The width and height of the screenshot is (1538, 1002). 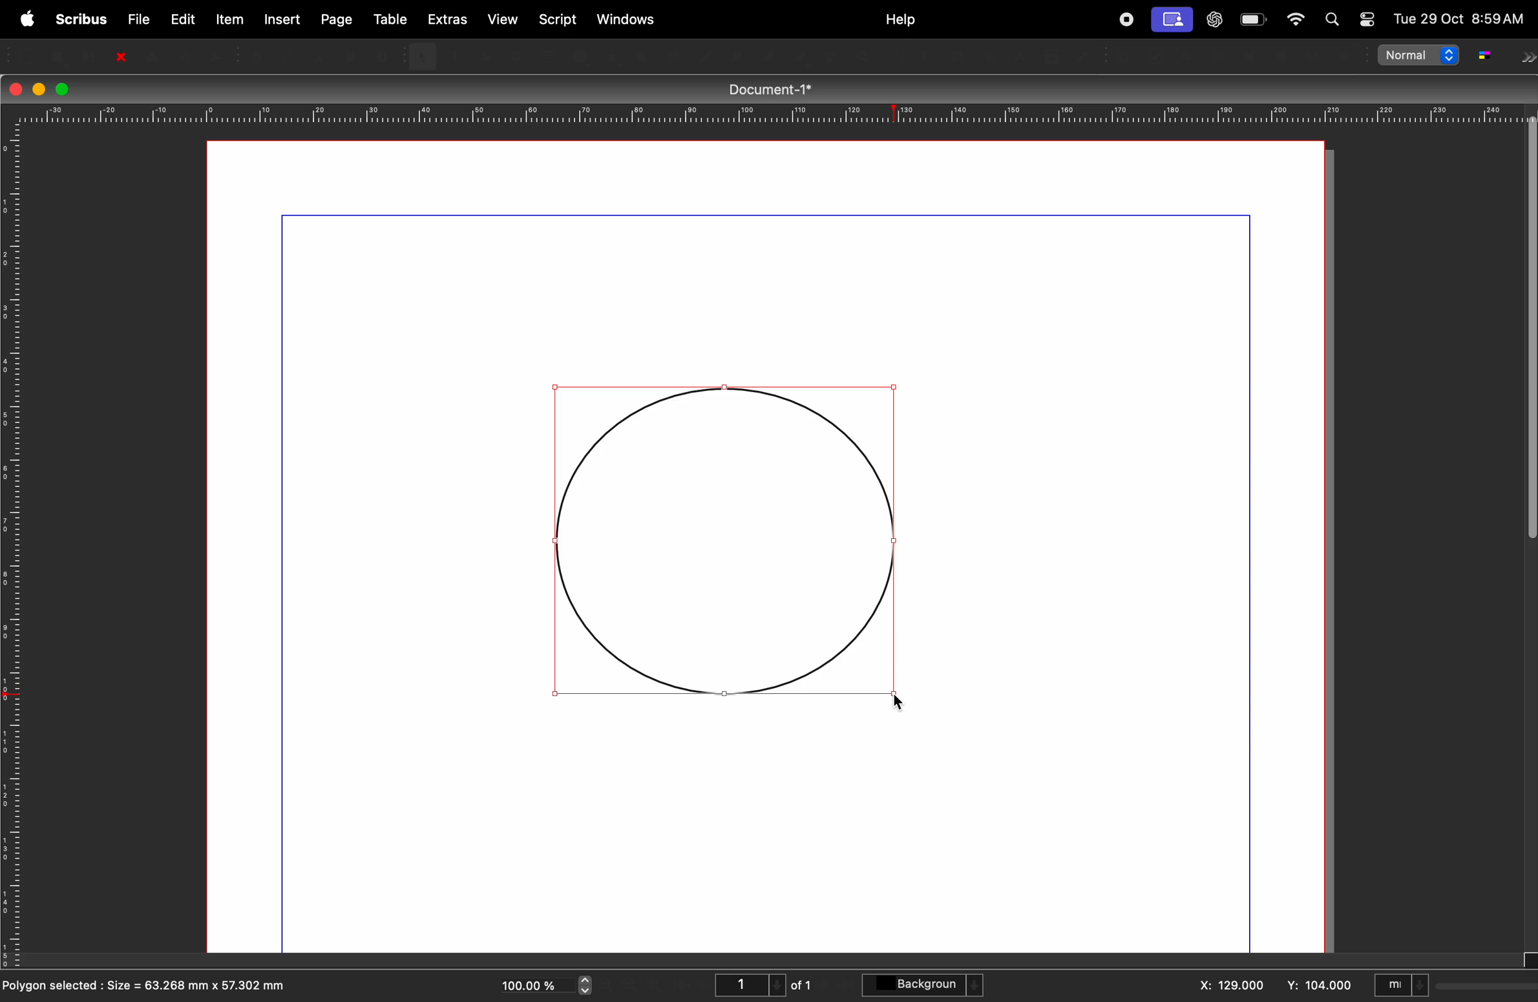 What do you see at coordinates (158, 987) in the screenshot?
I see `polygon selected : Size = 63.268 mm x 57.302 mm` at bounding box center [158, 987].